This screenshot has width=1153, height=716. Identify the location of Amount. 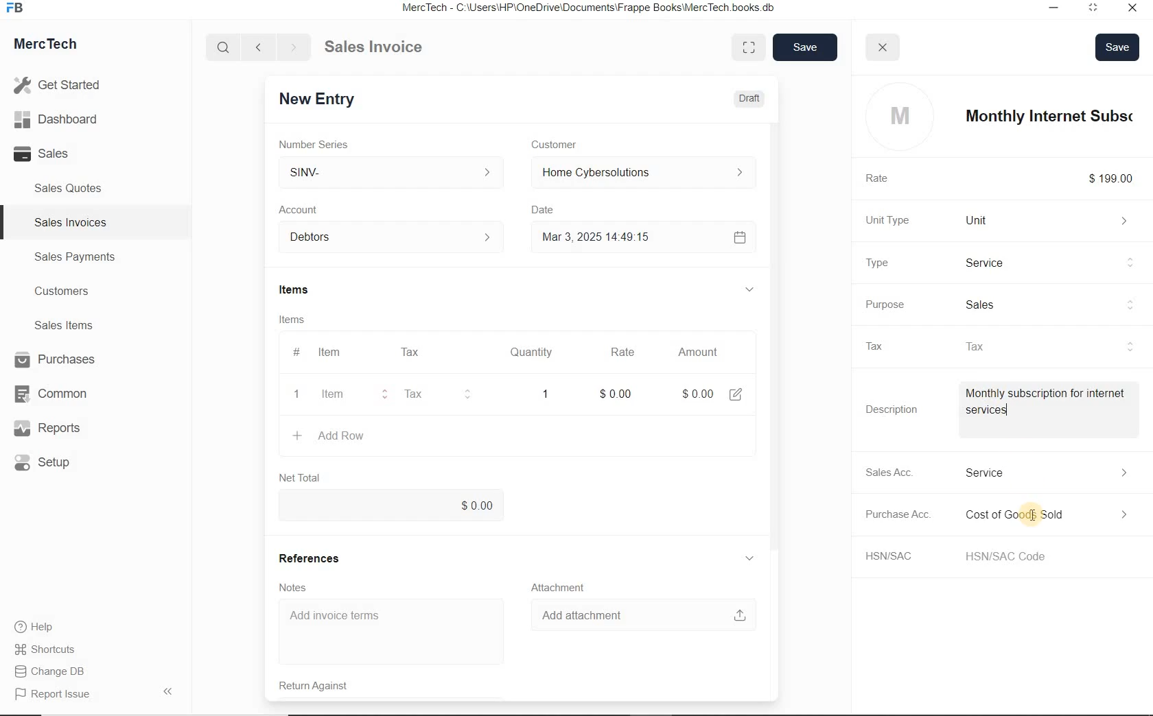
(695, 352).